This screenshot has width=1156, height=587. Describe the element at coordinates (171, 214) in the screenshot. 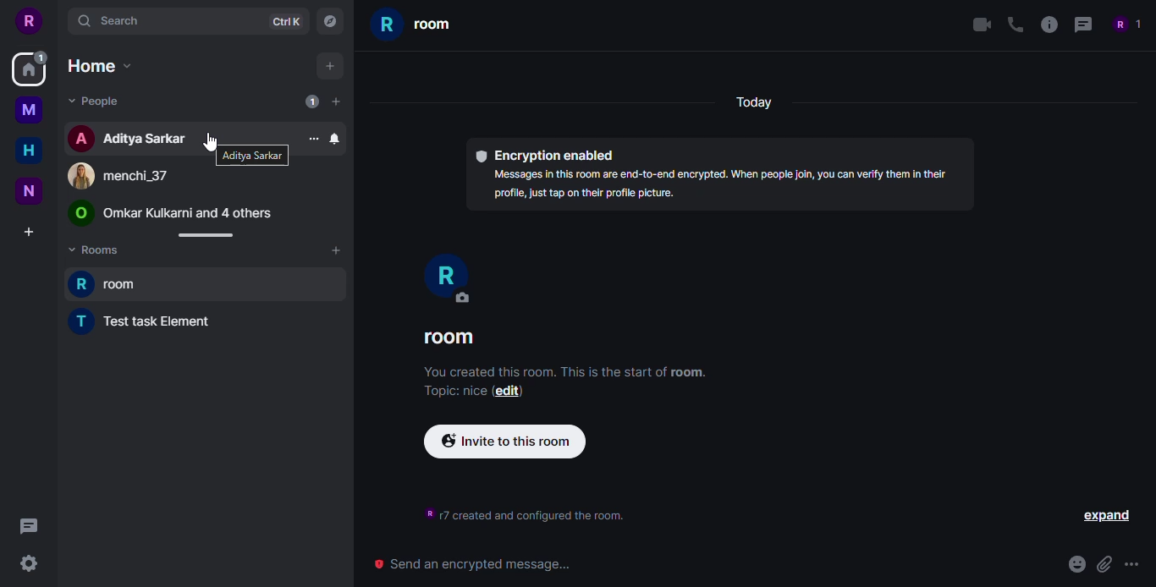

I see `omkar kulkarni and 4 others` at that location.